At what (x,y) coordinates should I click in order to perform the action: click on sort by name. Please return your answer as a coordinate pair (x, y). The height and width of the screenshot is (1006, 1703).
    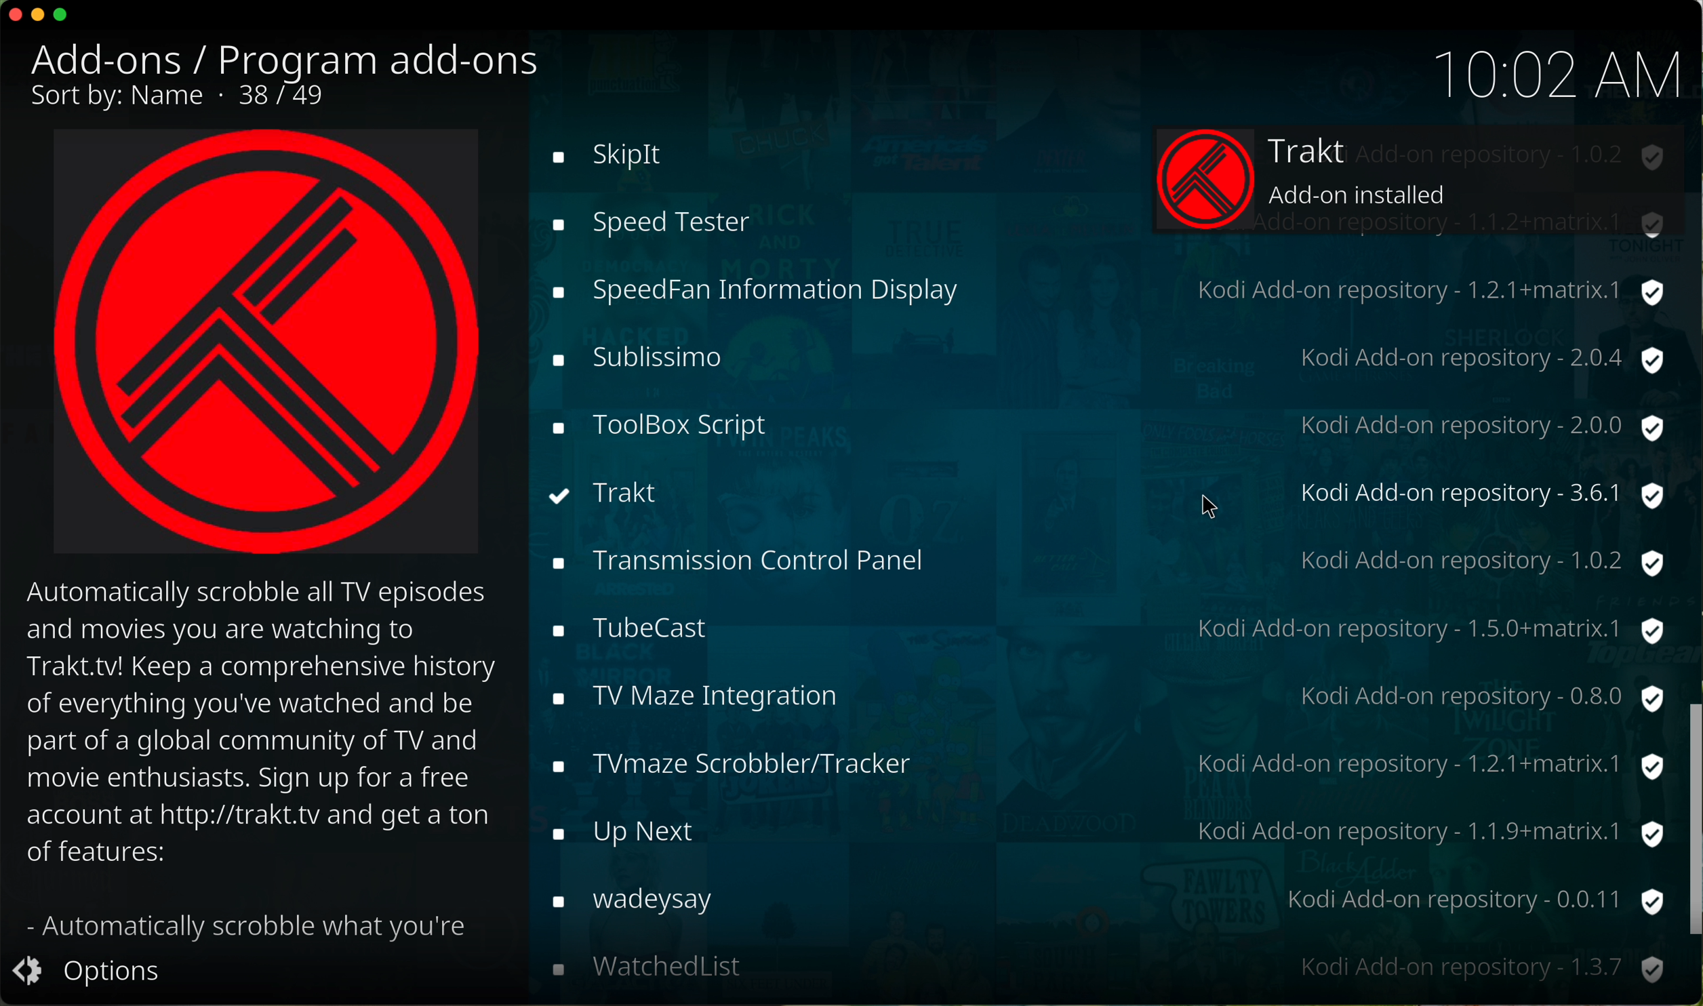
    Looking at the image, I should click on (125, 100).